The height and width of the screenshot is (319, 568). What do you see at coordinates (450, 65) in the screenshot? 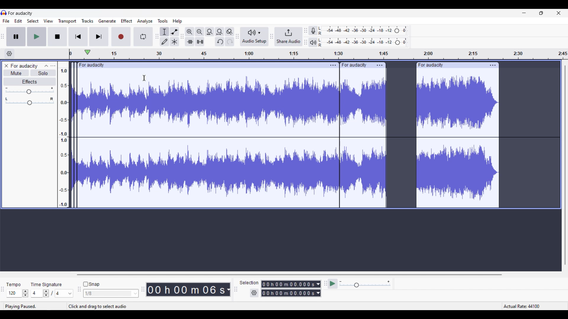
I see `click to drag` at bounding box center [450, 65].